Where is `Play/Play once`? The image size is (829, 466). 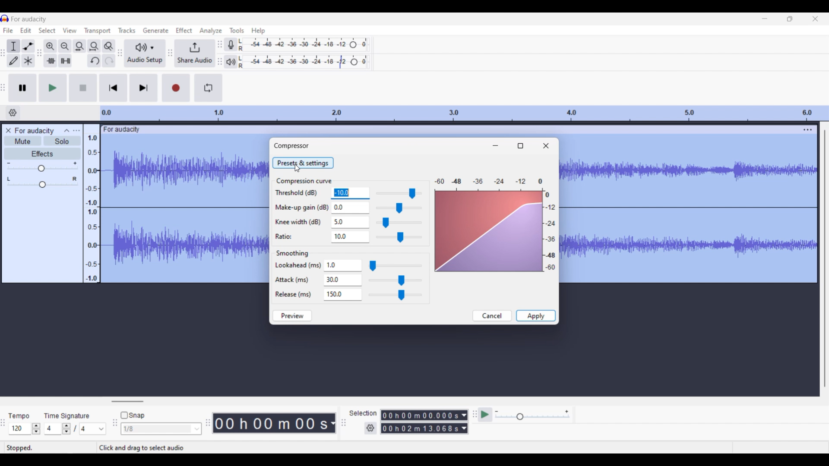 Play/Play once is located at coordinates (53, 88).